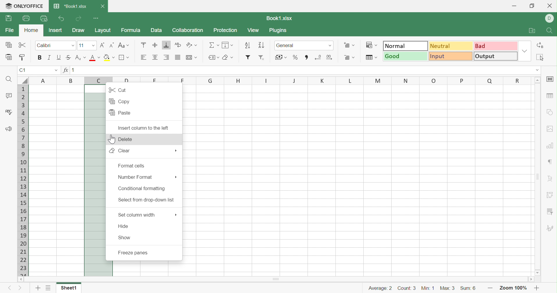 Image resolution: width=557 pixels, height=293 pixels. Describe the element at coordinates (121, 112) in the screenshot. I see `Paste` at that location.